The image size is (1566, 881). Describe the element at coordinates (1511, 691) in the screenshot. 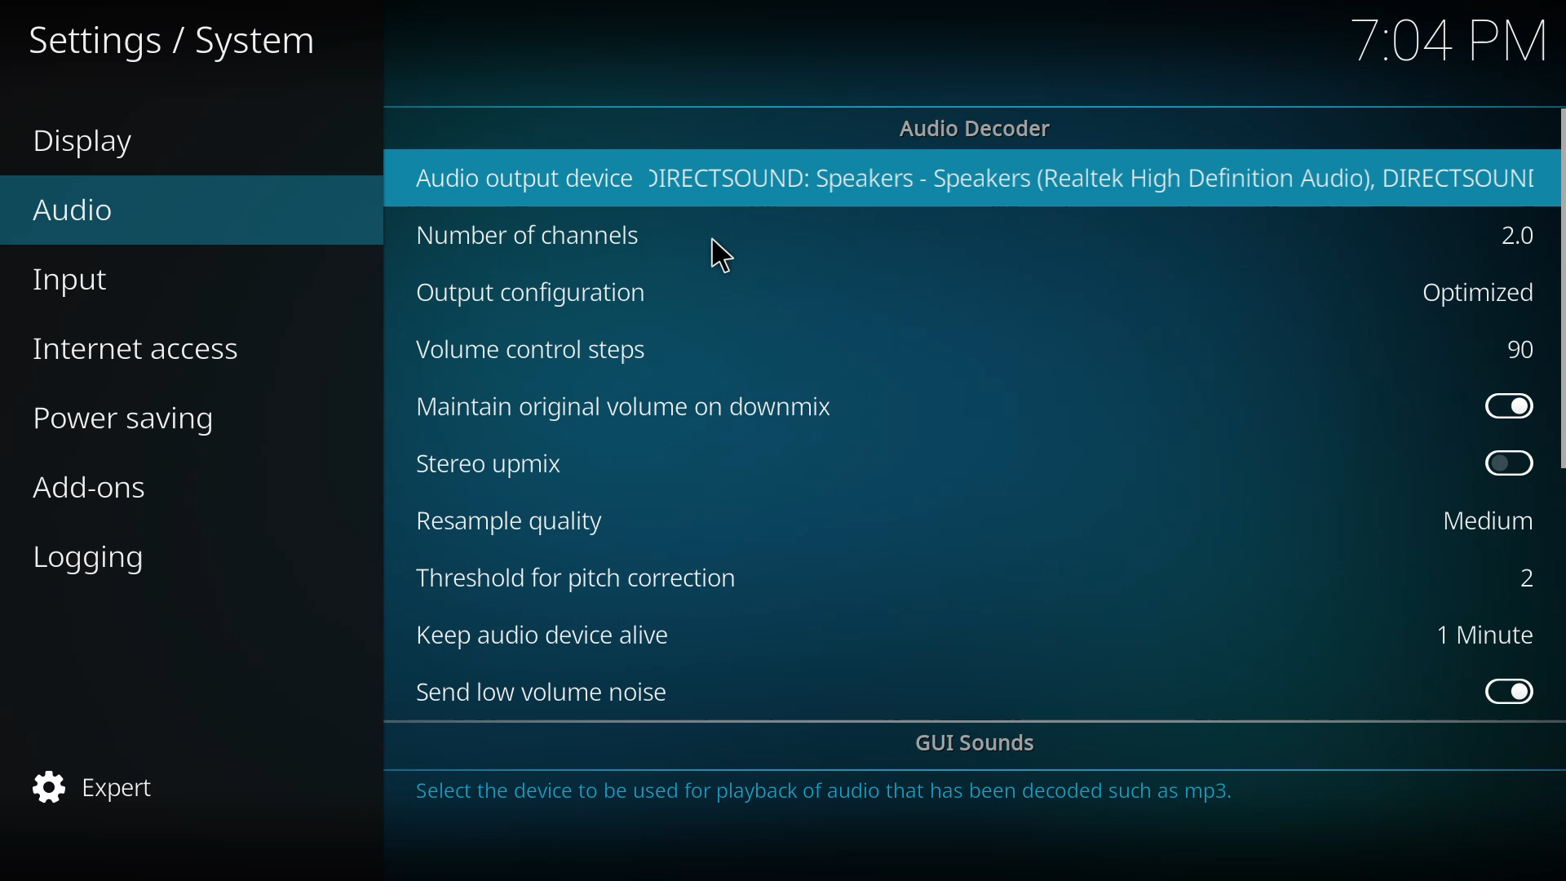

I see `enable` at that location.